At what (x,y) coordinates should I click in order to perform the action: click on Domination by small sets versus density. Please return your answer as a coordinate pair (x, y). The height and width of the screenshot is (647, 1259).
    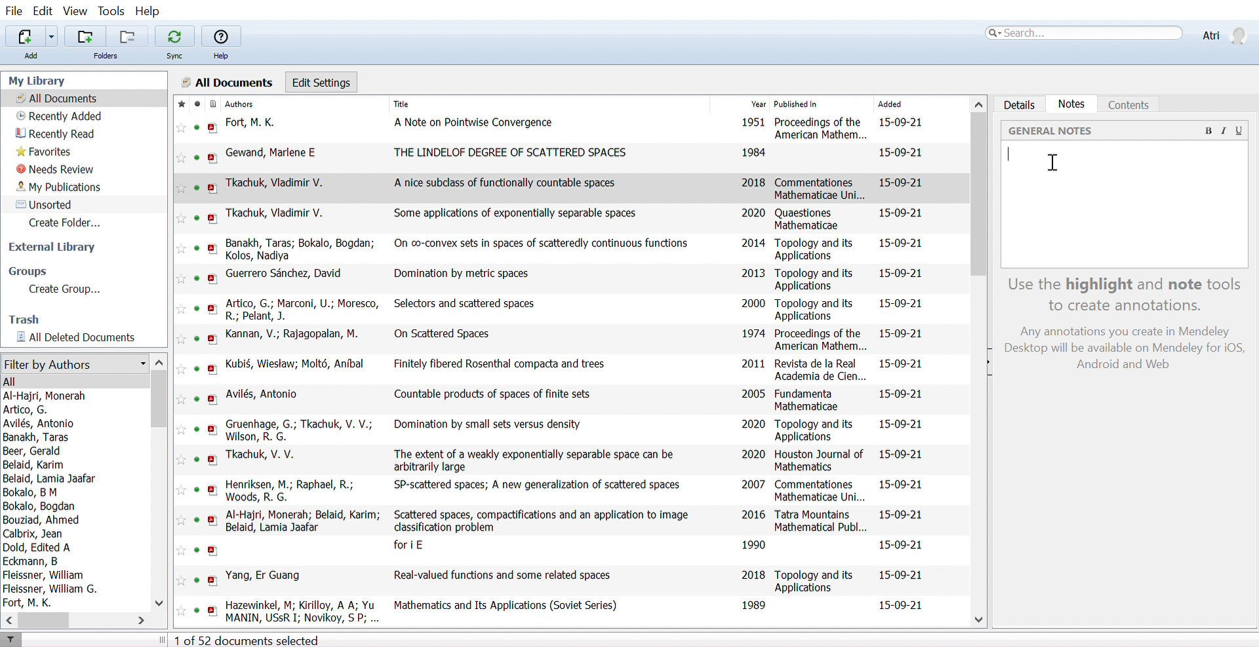
    Looking at the image, I should click on (489, 425).